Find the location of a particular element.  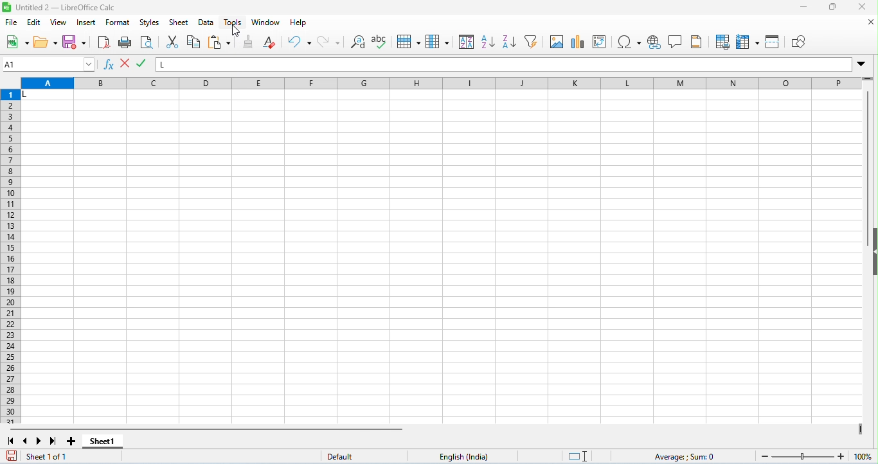

header and footer is located at coordinates (696, 42).